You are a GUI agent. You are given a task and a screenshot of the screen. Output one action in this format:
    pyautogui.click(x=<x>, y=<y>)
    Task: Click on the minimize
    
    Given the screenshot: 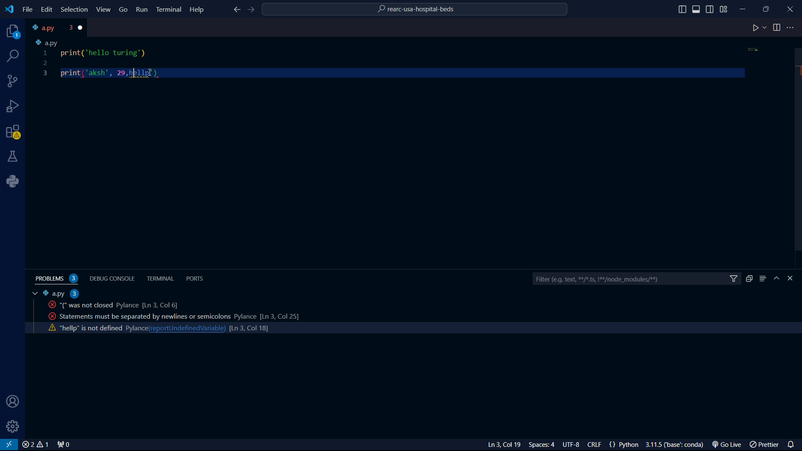 What is the action you would take?
    pyautogui.click(x=745, y=7)
    